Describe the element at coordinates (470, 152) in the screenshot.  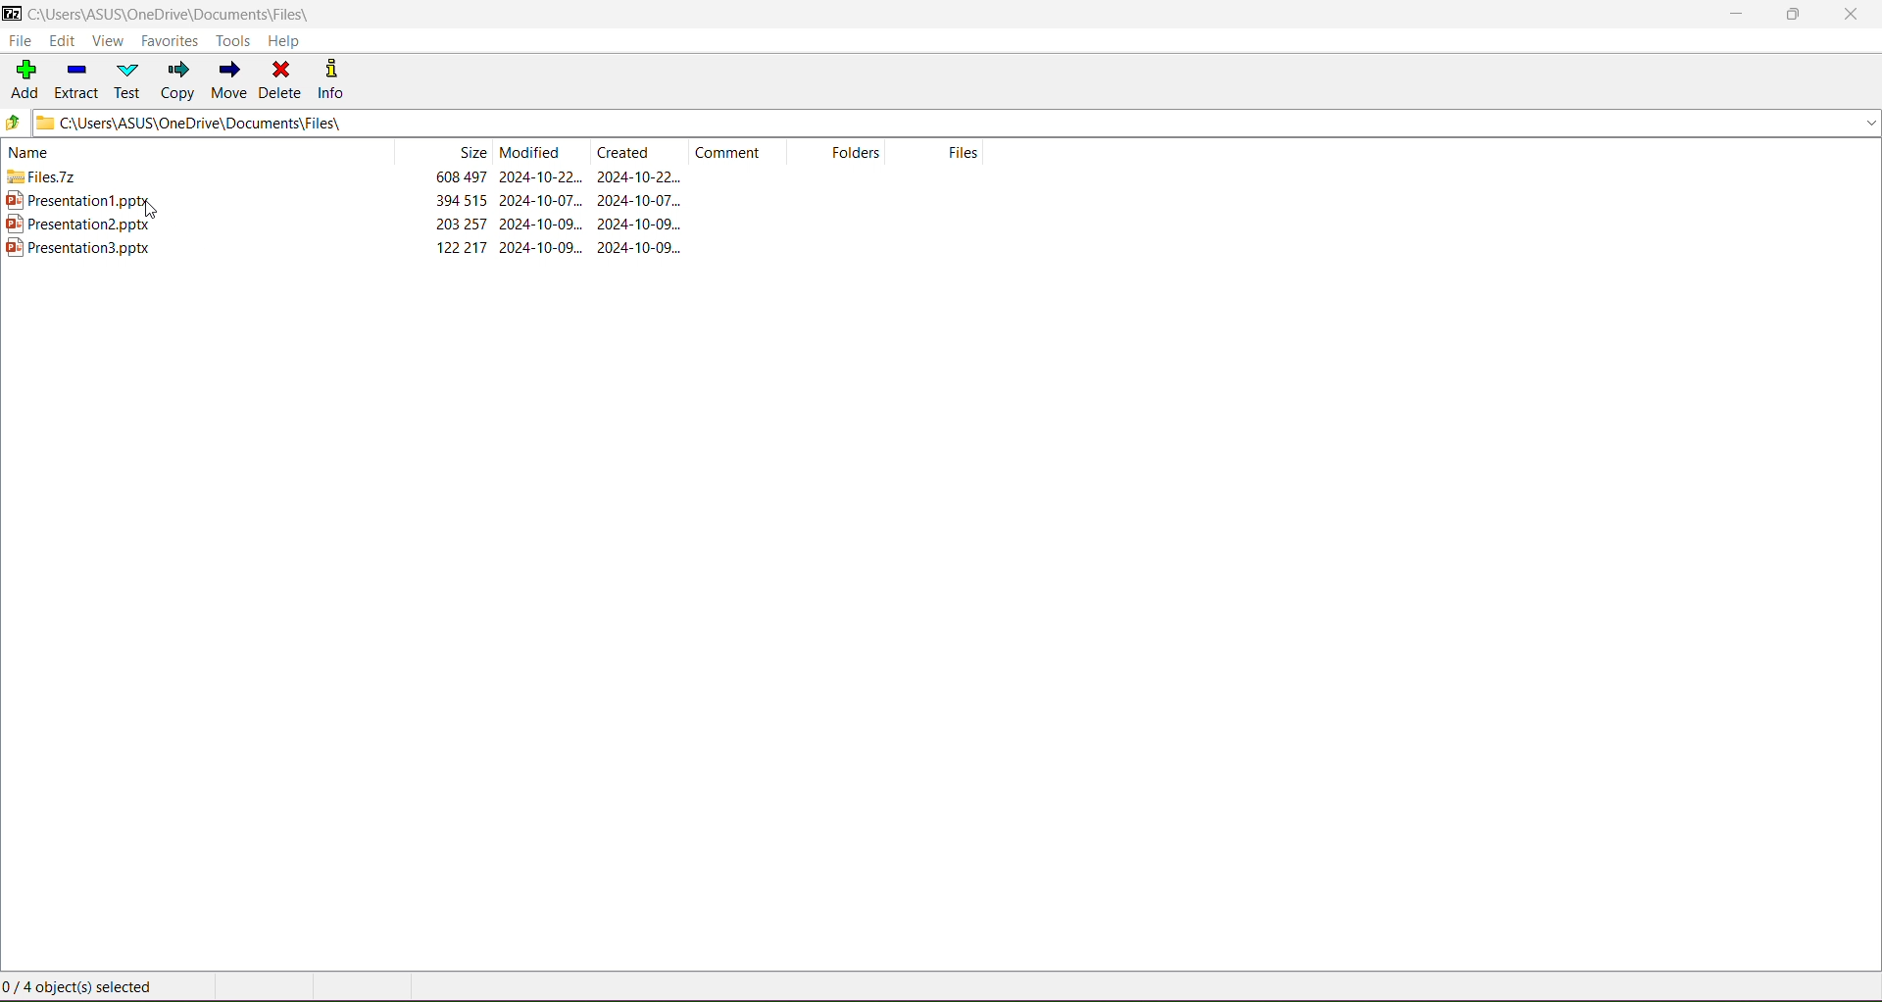
I see `size` at that location.